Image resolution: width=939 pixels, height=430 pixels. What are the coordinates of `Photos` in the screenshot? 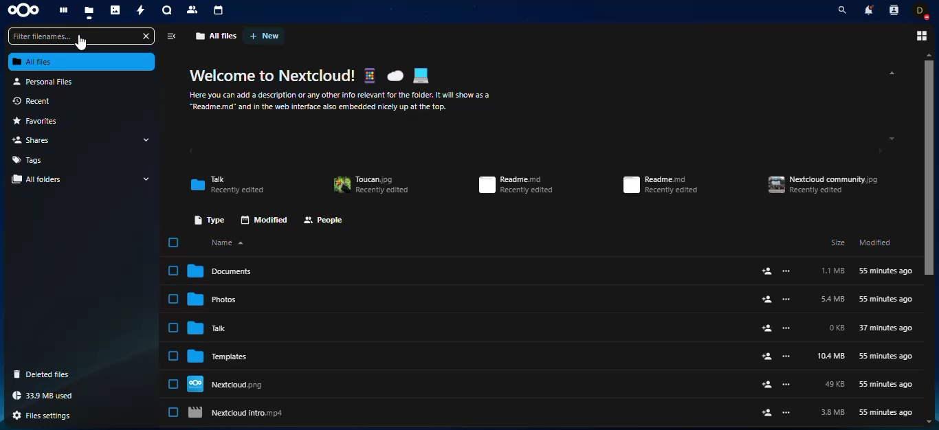 It's located at (471, 298).